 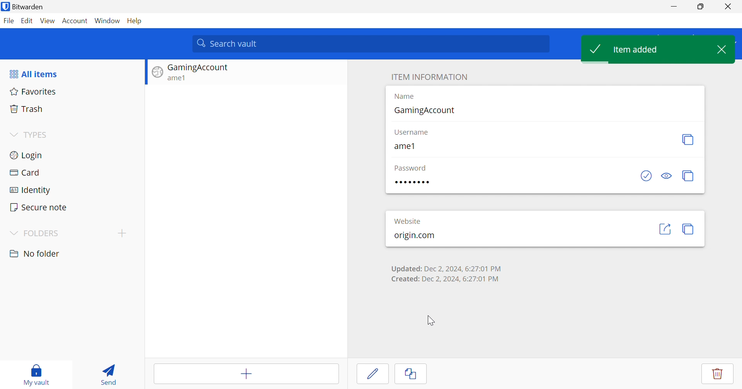 What do you see at coordinates (22, 6) in the screenshot?
I see `Bitwarden` at bounding box center [22, 6].